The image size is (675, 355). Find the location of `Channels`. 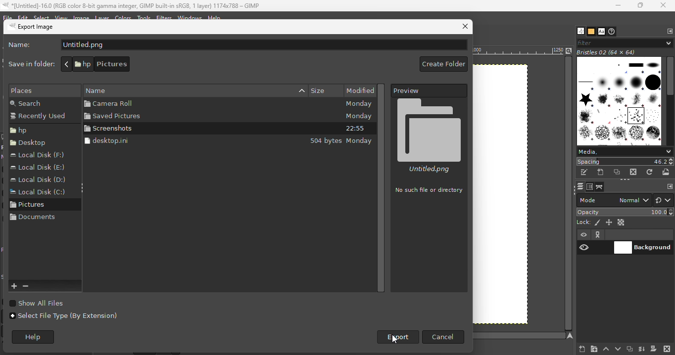

Channels is located at coordinates (590, 187).